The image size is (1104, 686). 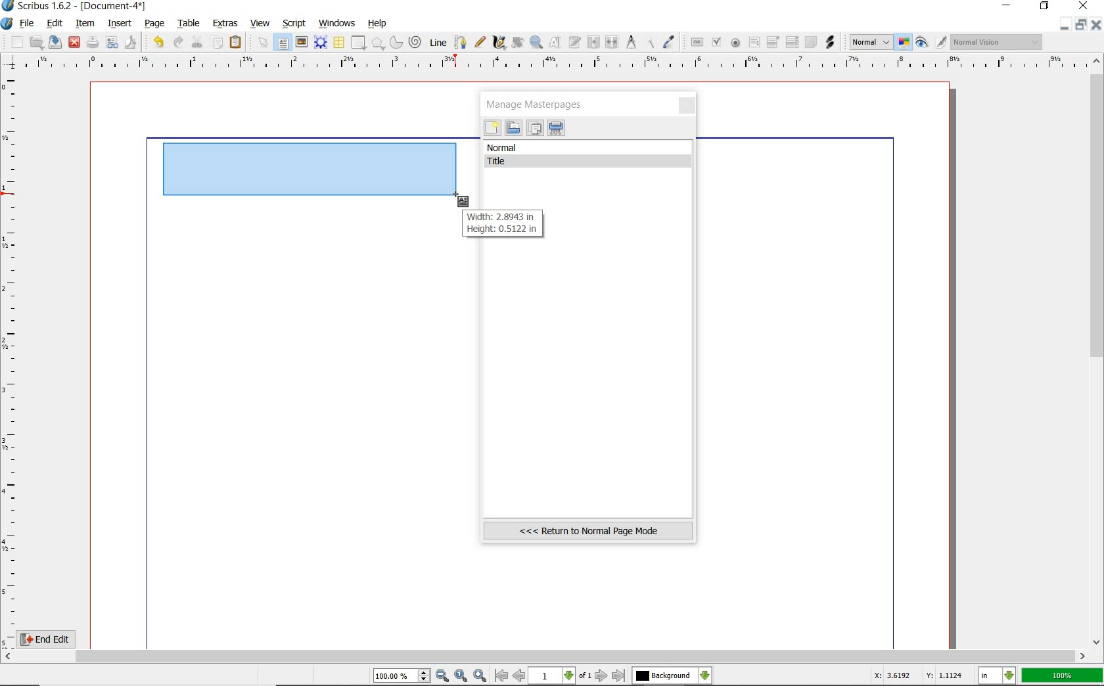 What do you see at coordinates (93, 42) in the screenshot?
I see `print` at bounding box center [93, 42].